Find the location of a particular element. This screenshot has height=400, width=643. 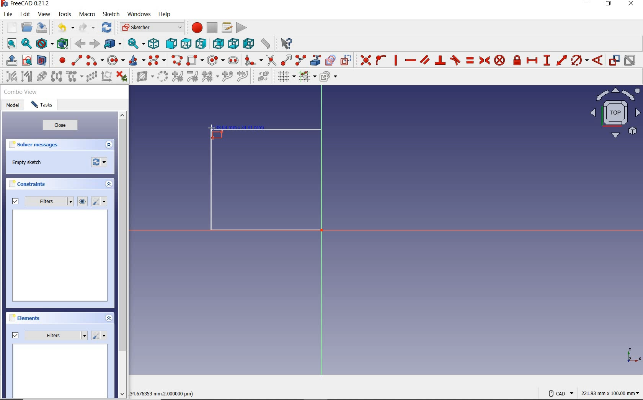

insert knot is located at coordinates (228, 77).